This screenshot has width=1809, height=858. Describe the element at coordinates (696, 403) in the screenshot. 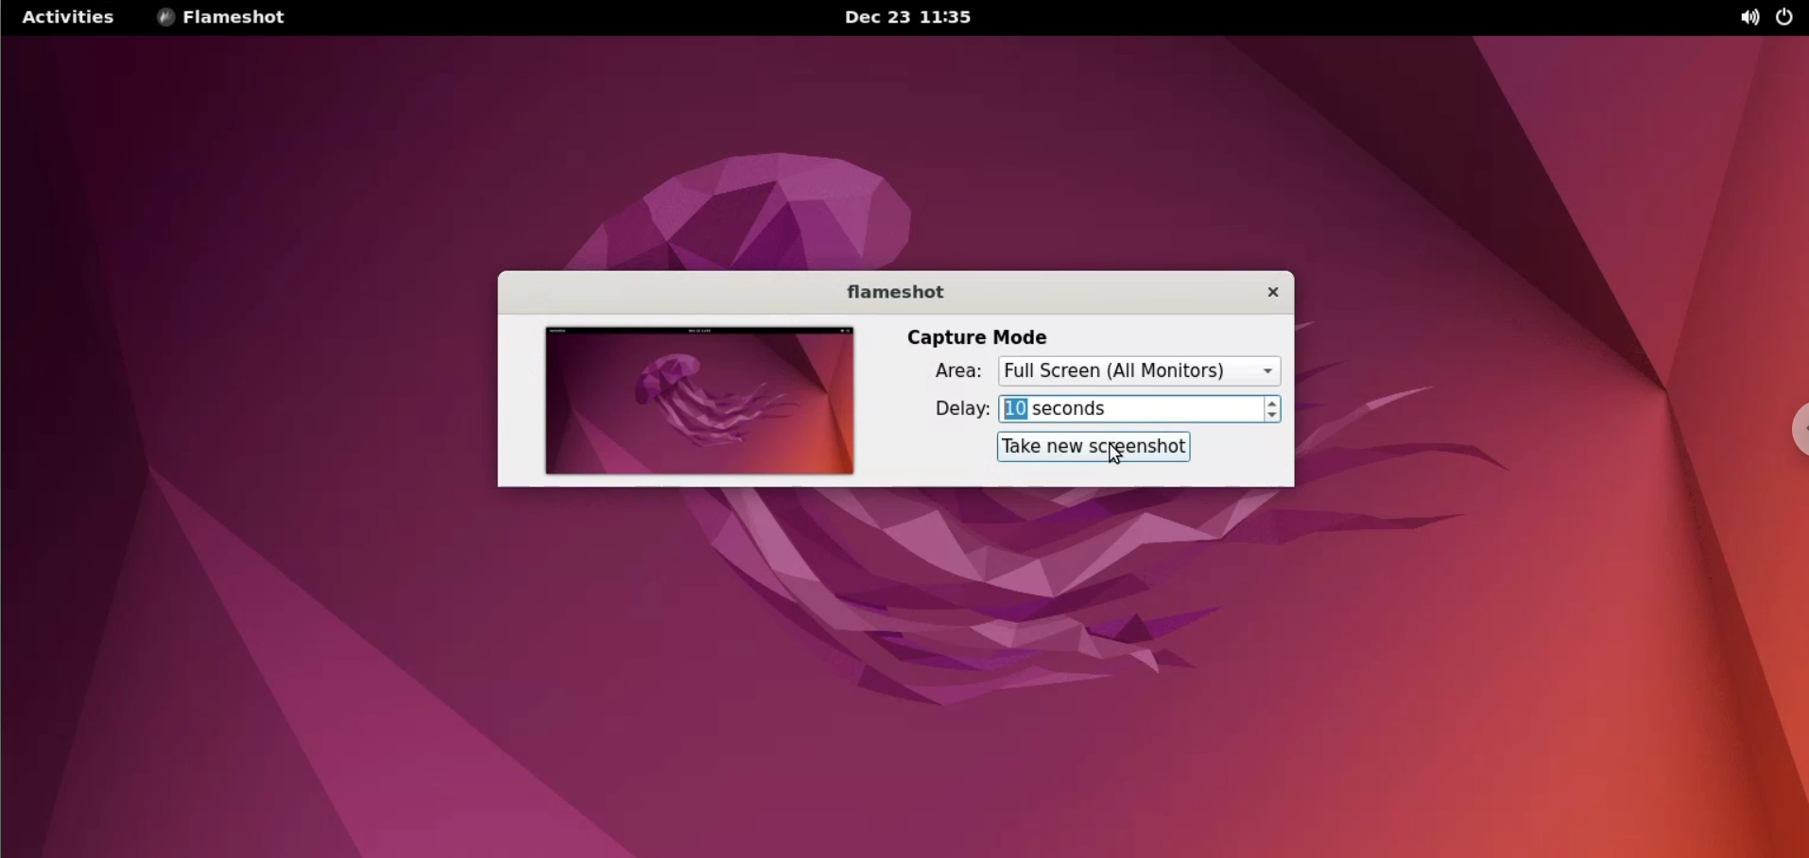

I see `screenshot preview` at that location.